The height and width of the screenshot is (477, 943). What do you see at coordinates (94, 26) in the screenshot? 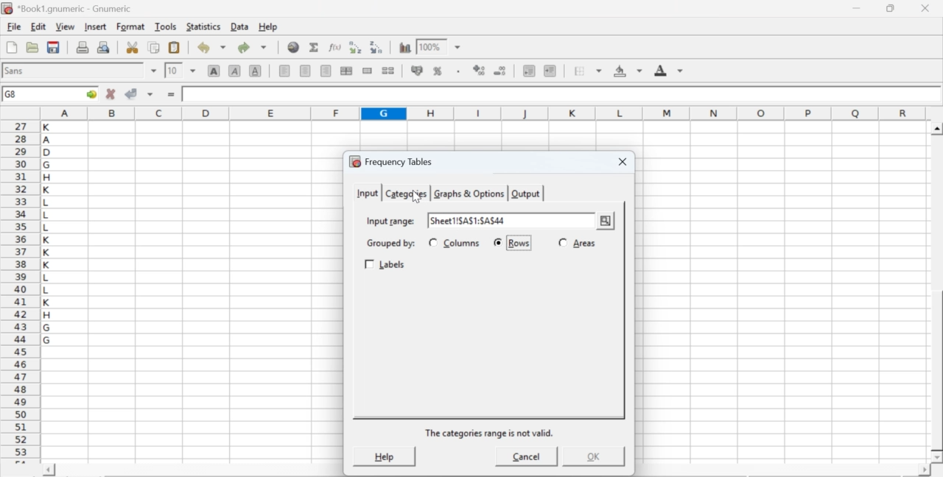
I see `insert` at bounding box center [94, 26].